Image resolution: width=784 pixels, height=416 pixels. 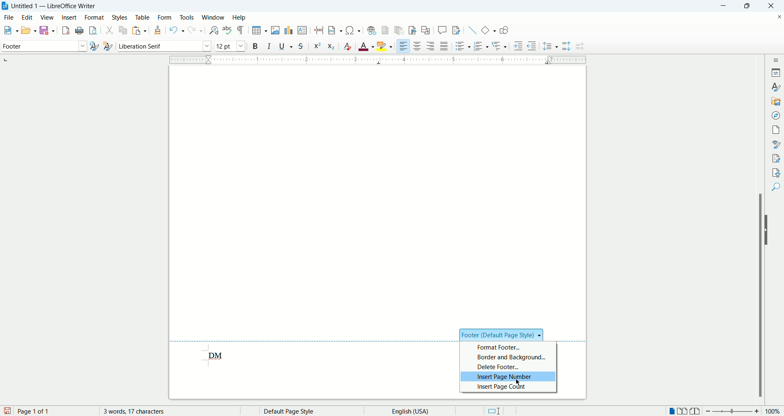 What do you see at coordinates (385, 46) in the screenshot?
I see `text highlighting` at bounding box center [385, 46].